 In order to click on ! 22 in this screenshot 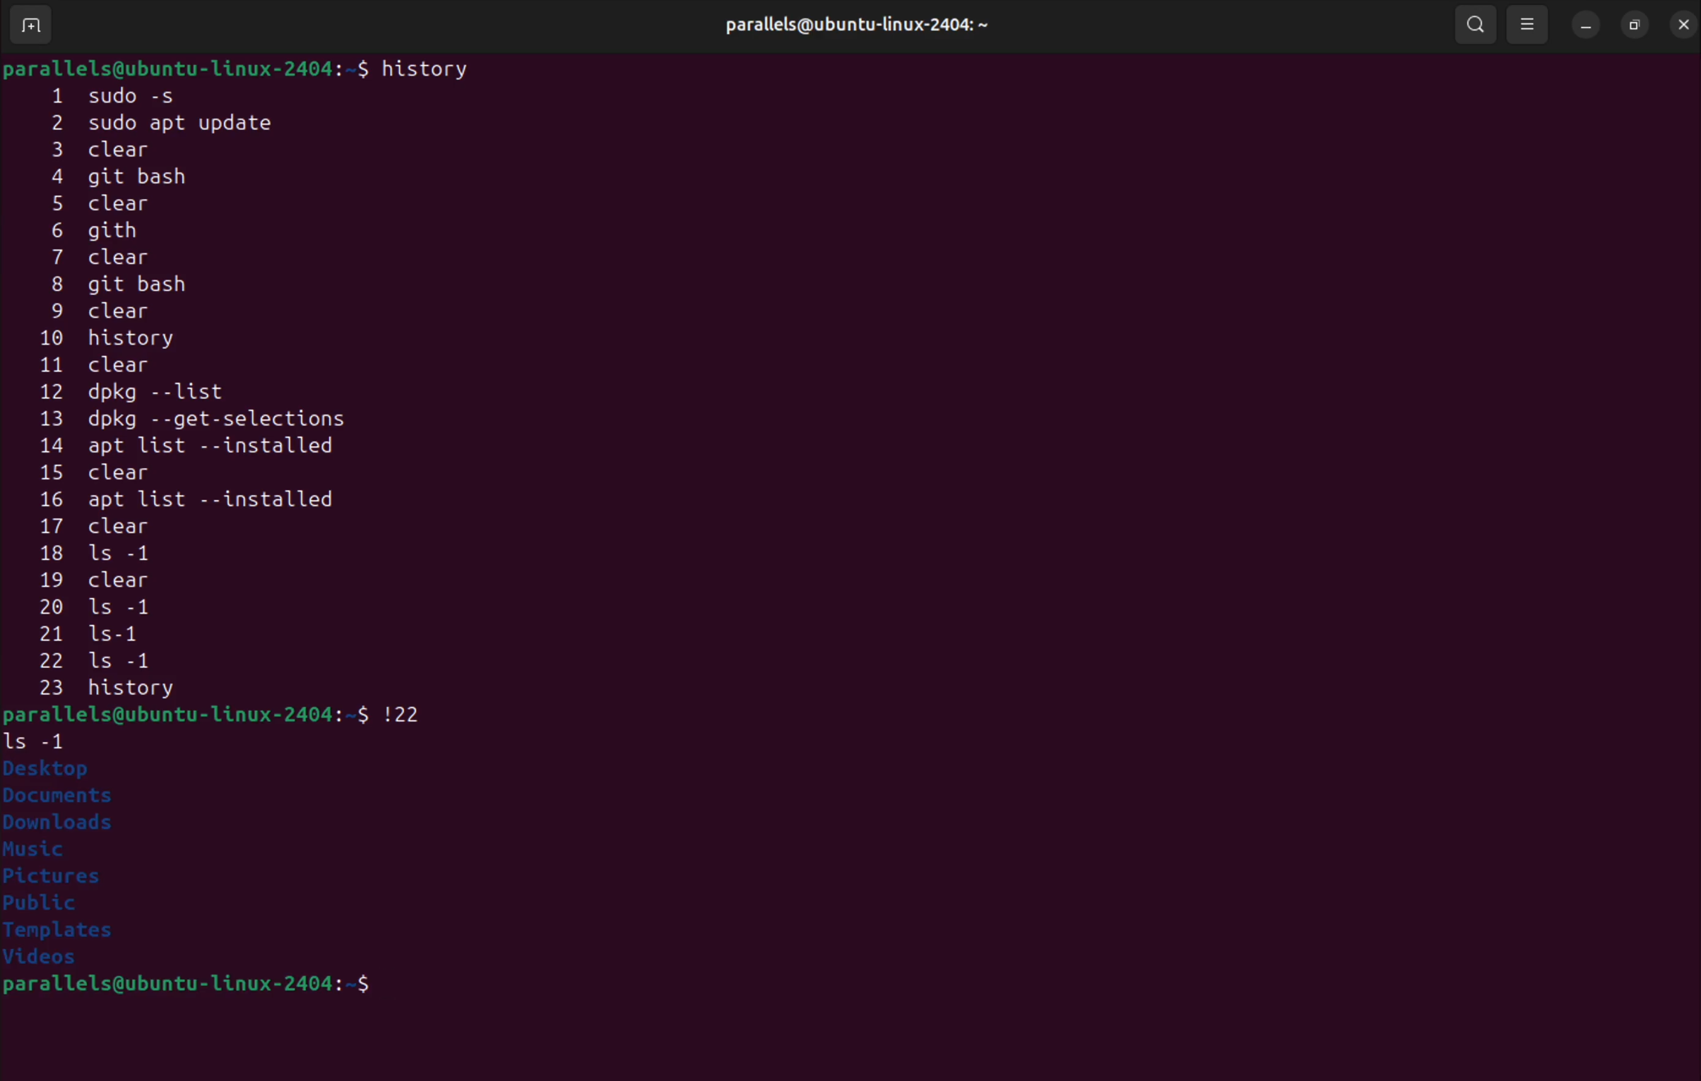, I will do `click(410, 711)`.